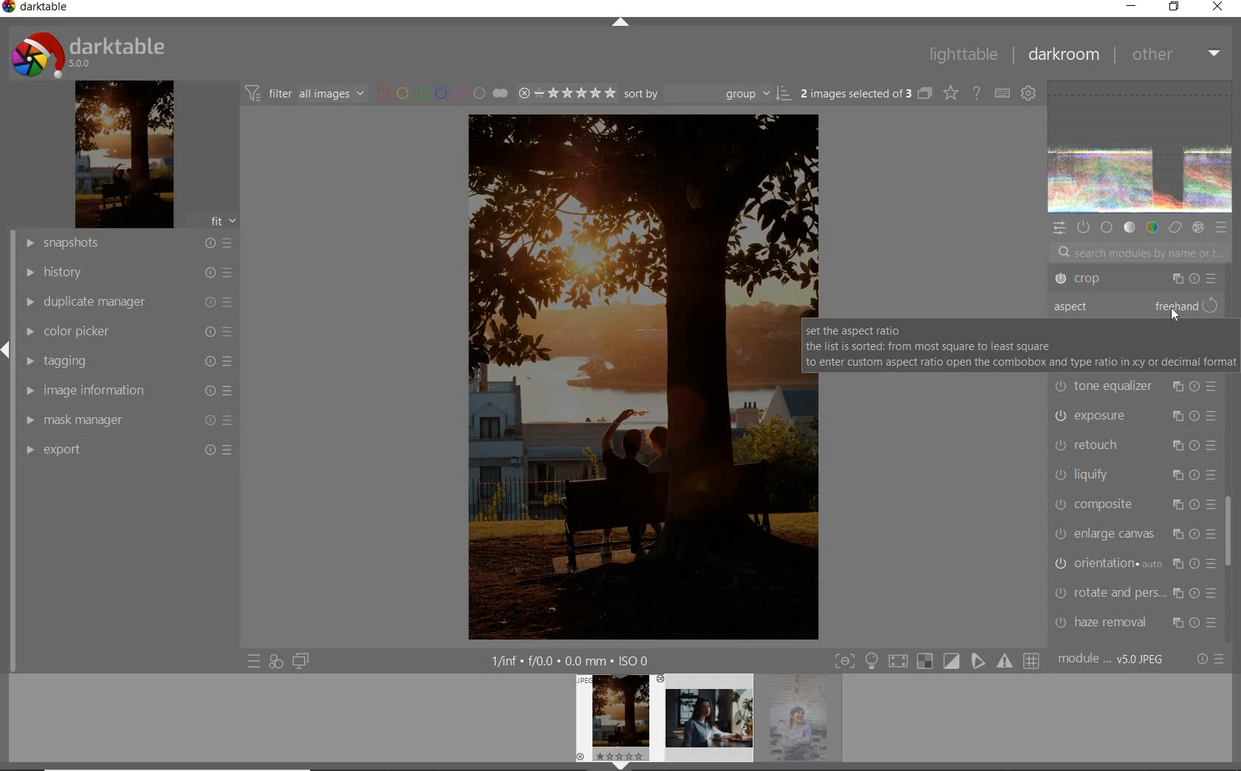 This screenshot has height=771, width=1241. I want to click on other, so click(1175, 55).